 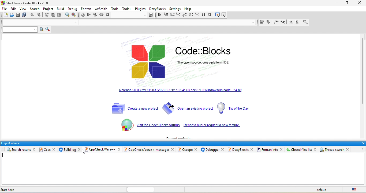 What do you see at coordinates (350, 149) in the screenshot?
I see `close` at bounding box center [350, 149].